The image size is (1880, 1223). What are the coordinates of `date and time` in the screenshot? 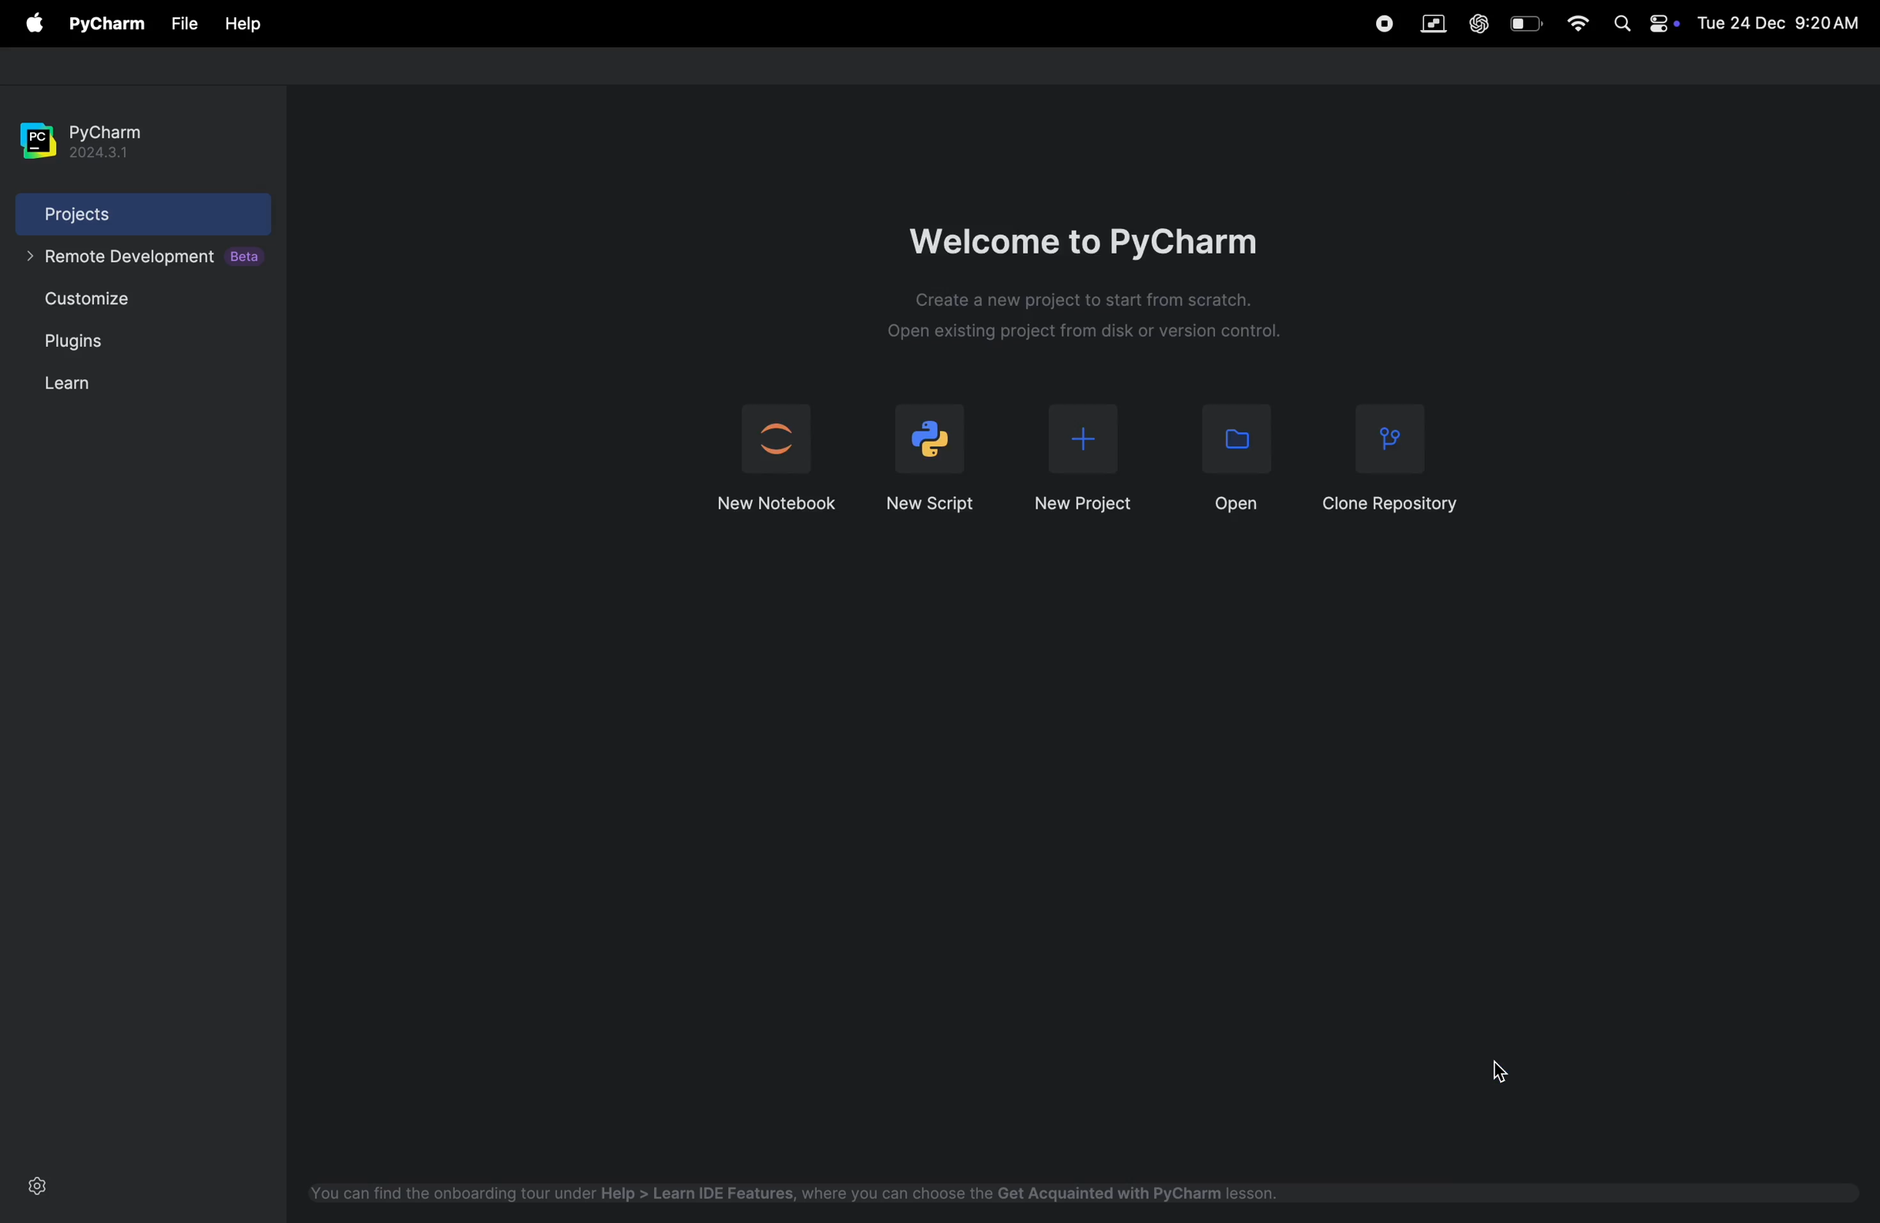 It's located at (1783, 21).